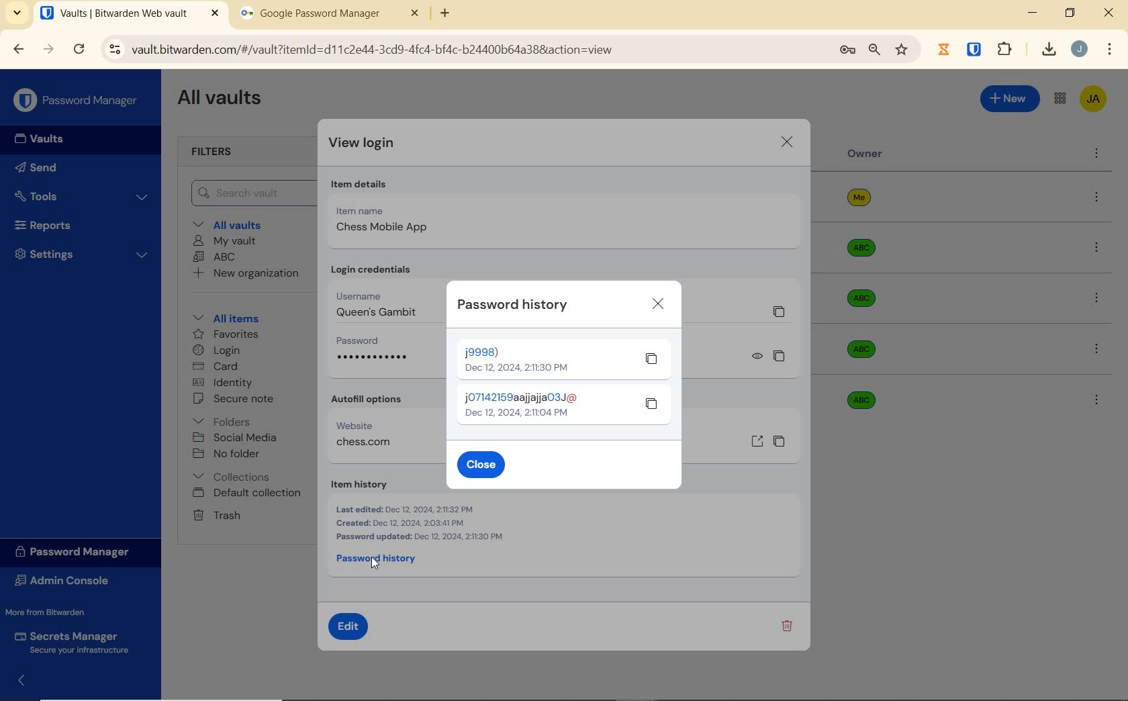 The image size is (1128, 701). I want to click on Item name, so click(369, 210).